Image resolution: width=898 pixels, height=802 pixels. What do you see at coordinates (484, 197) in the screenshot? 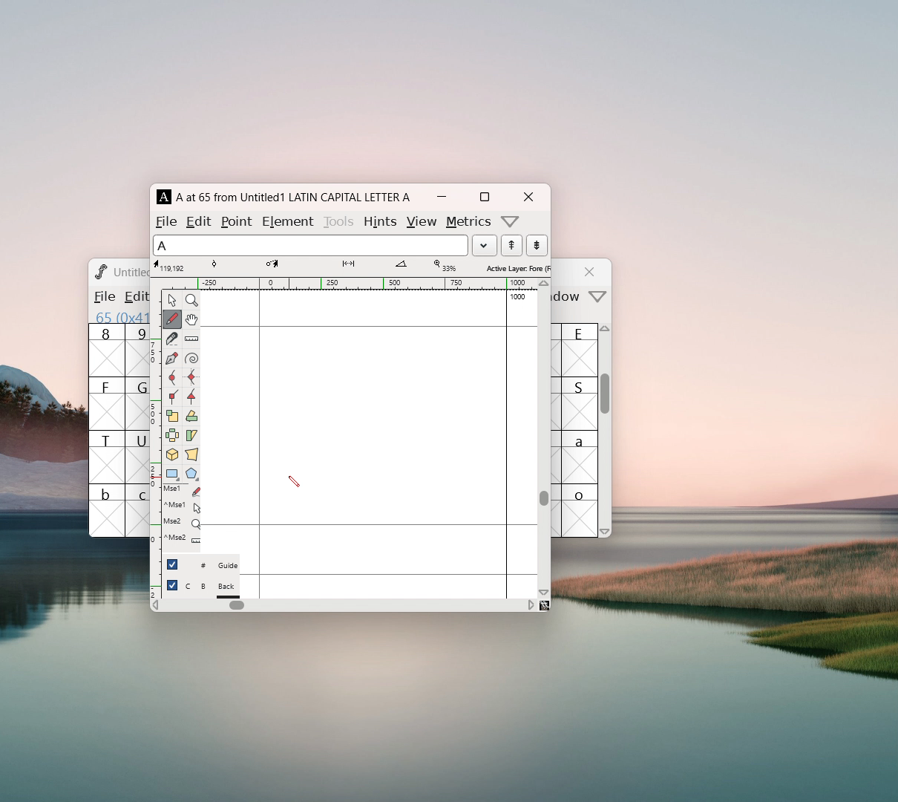
I see `maximize` at bounding box center [484, 197].